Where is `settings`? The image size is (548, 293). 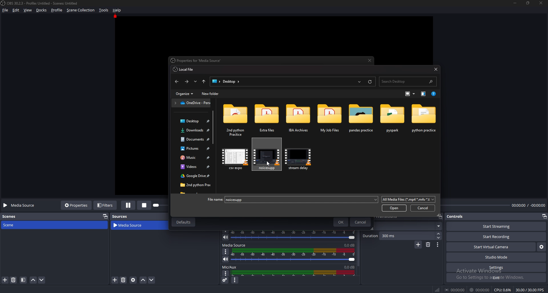
settings is located at coordinates (495, 268).